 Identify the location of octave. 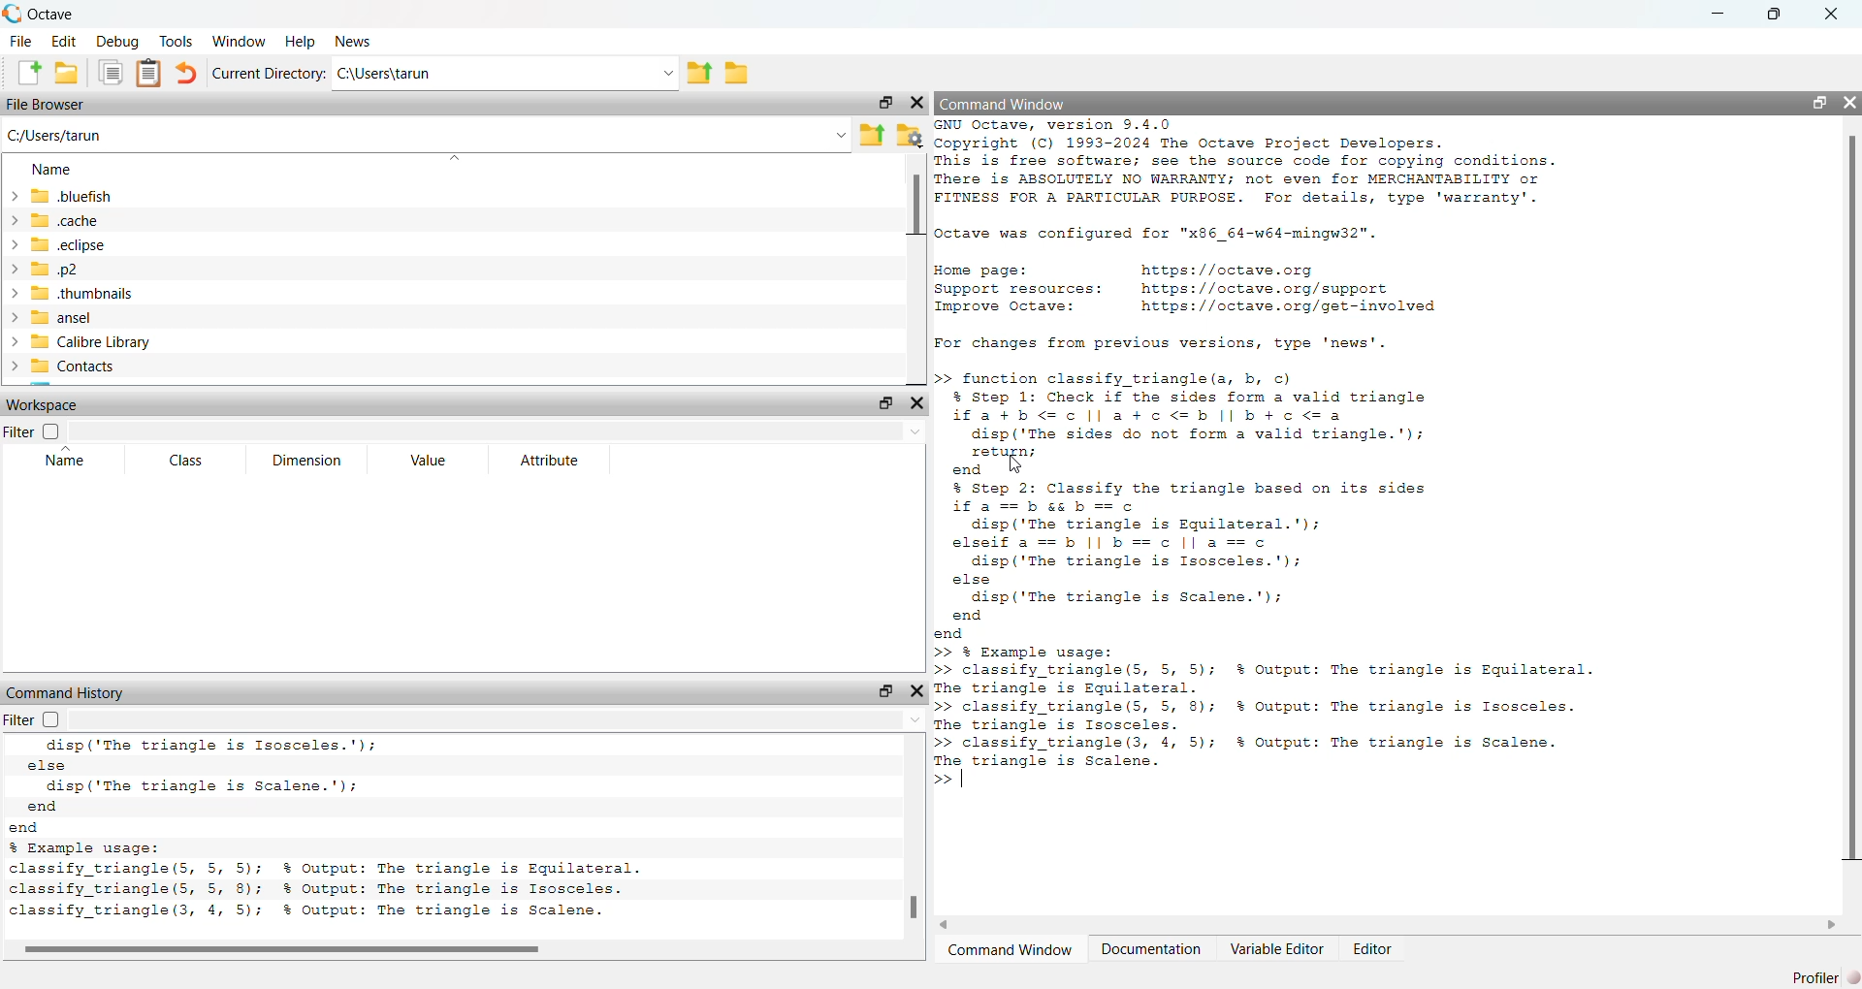
(67, 12).